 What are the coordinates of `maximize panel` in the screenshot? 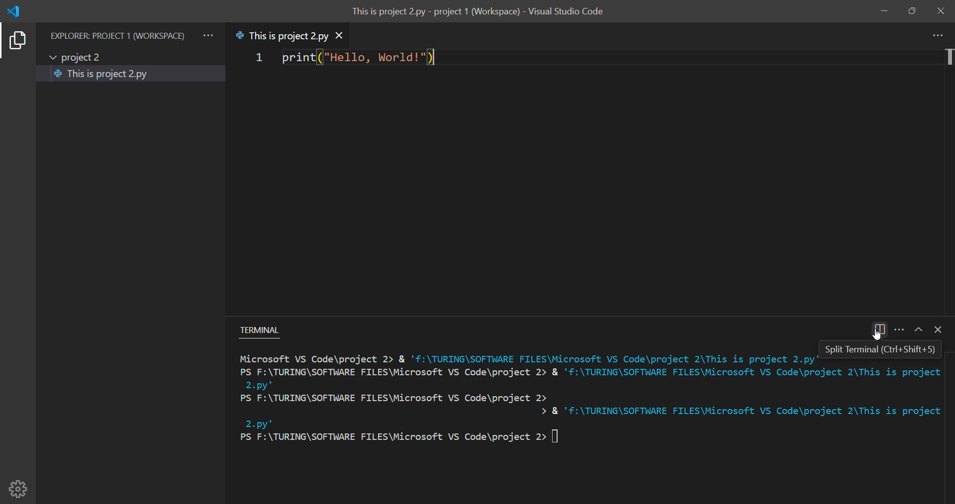 It's located at (917, 330).